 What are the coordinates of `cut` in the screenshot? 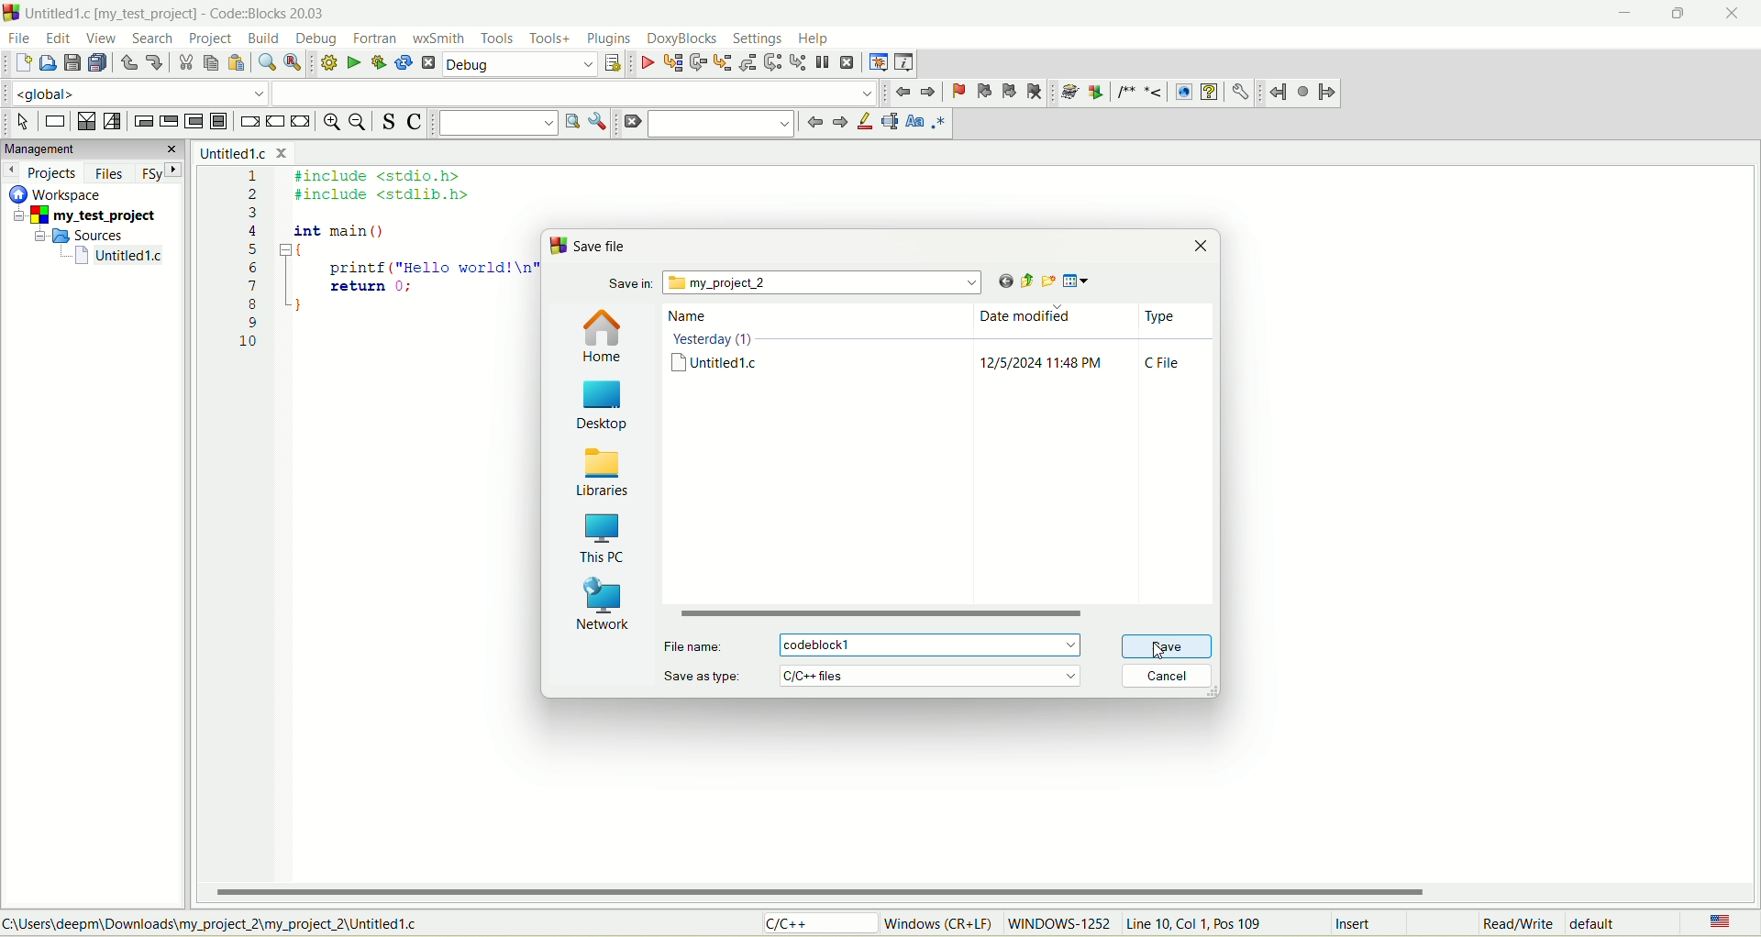 It's located at (184, 63).